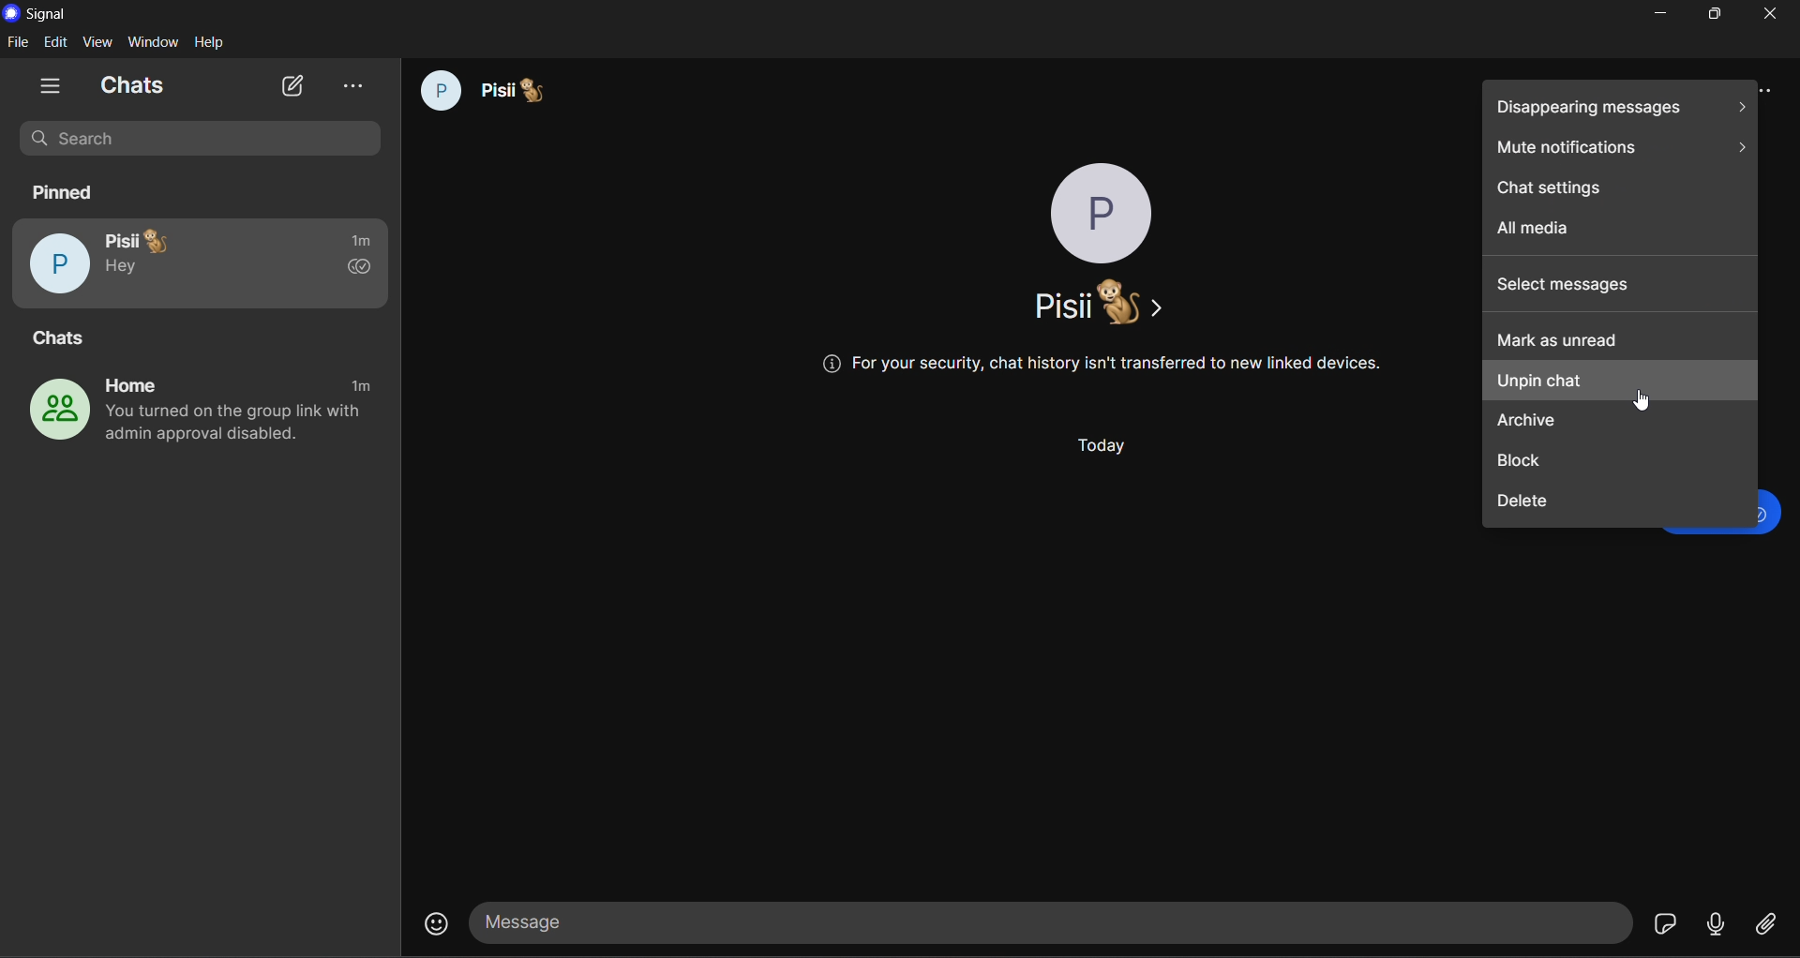  Describe the element at coordinates (1621, 504) in the screenshot. I see `delete` at that location.